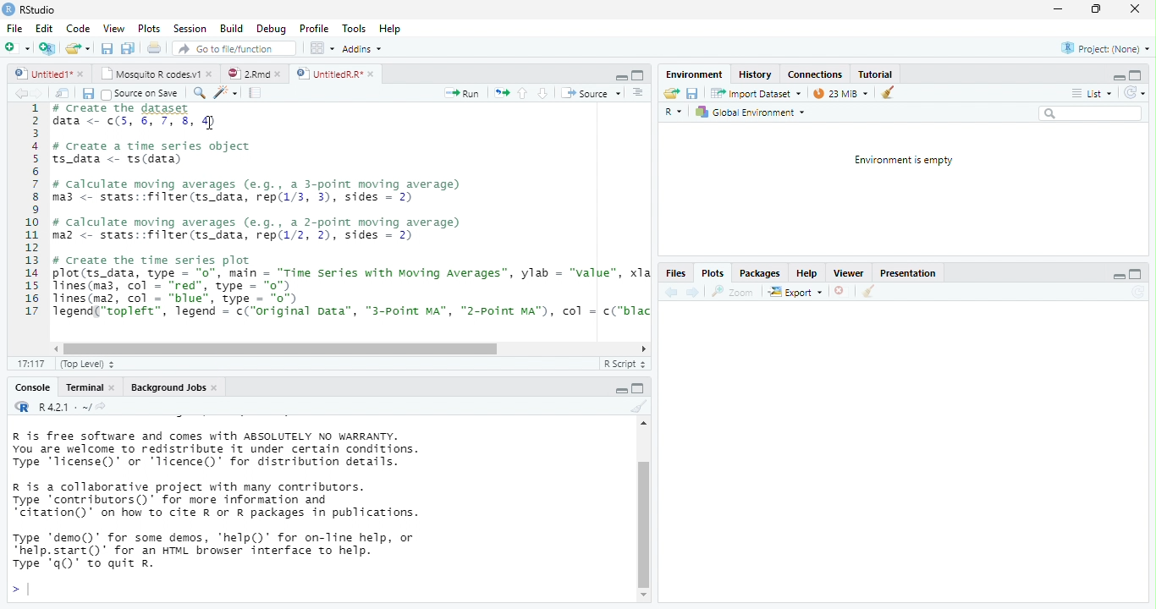 The height and width of the screenshot is (609, 1156). What do you see at coordinates (1134, 9) in the screenshot?
I see `close` at bounding box center [1134, 9].